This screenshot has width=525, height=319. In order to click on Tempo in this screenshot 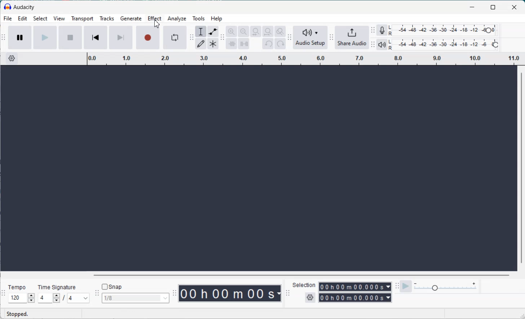, I will do `click(18, 285)`.